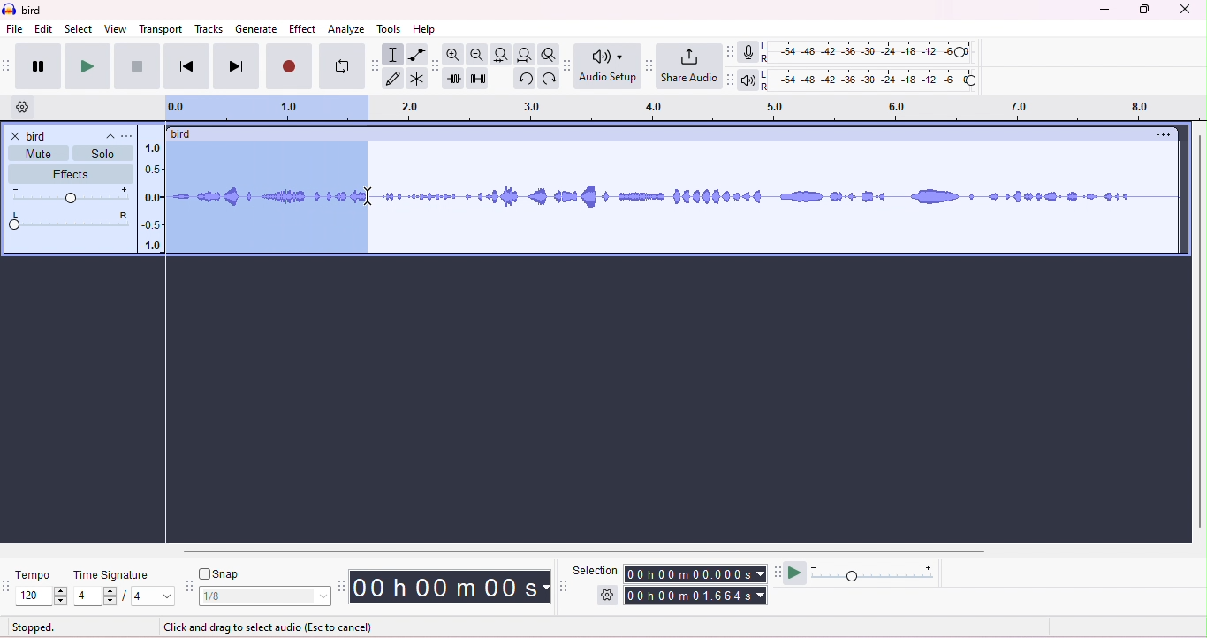  I want to click on dragging the waveform, so click(266, 196).